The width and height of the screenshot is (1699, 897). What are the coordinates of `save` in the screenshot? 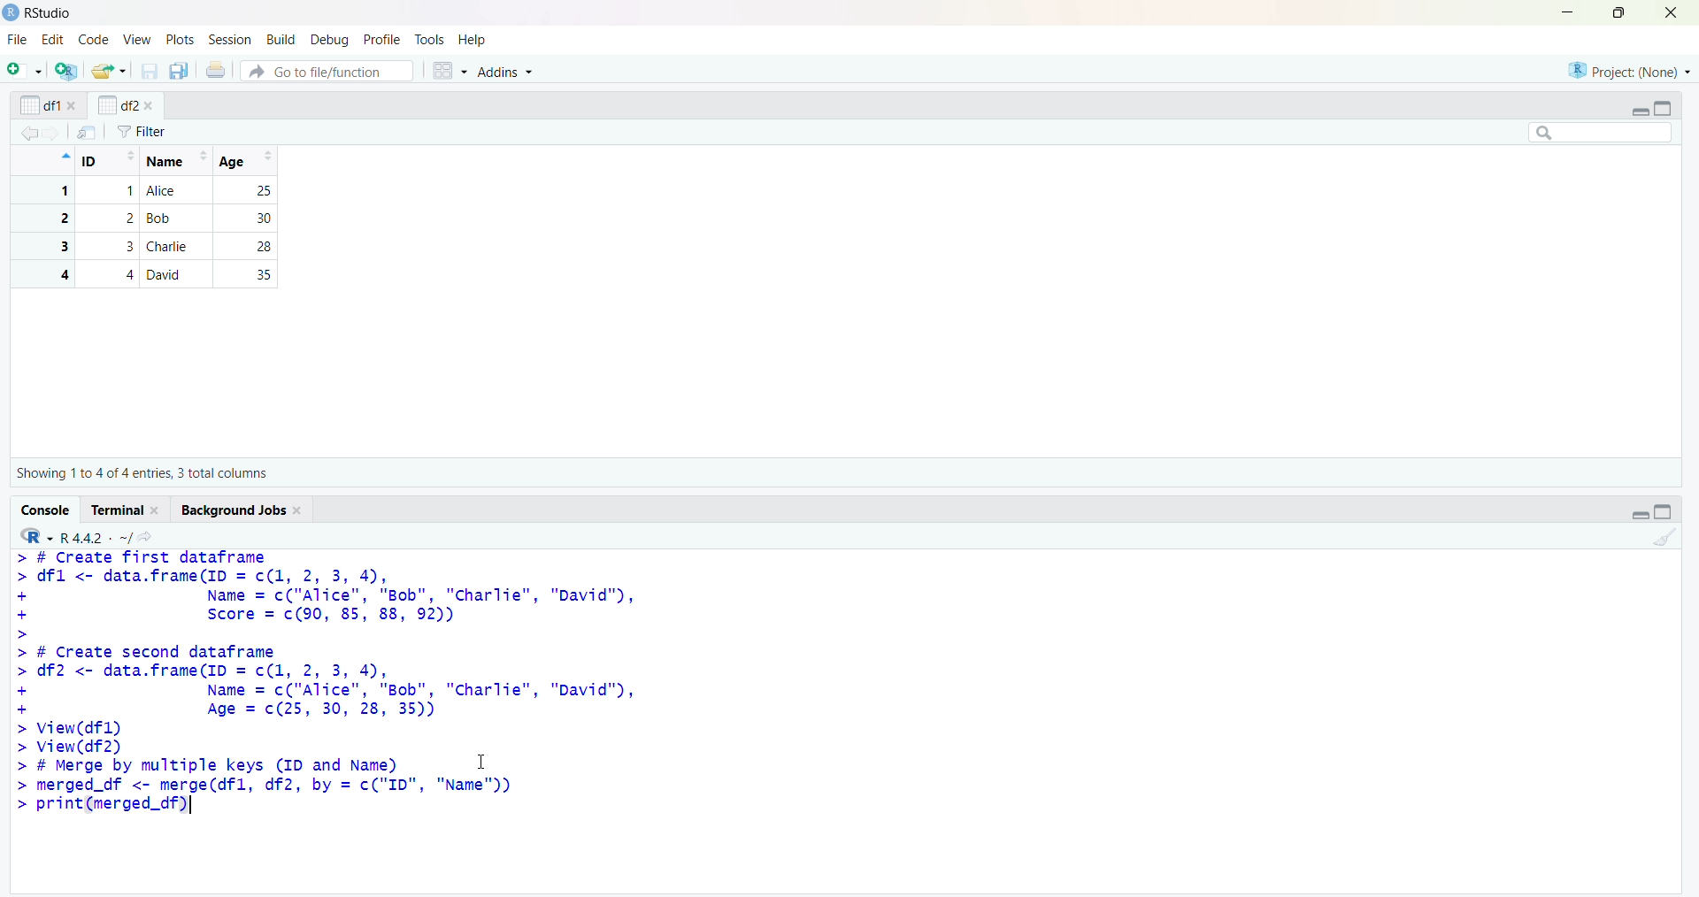 It's located at (150, 71).